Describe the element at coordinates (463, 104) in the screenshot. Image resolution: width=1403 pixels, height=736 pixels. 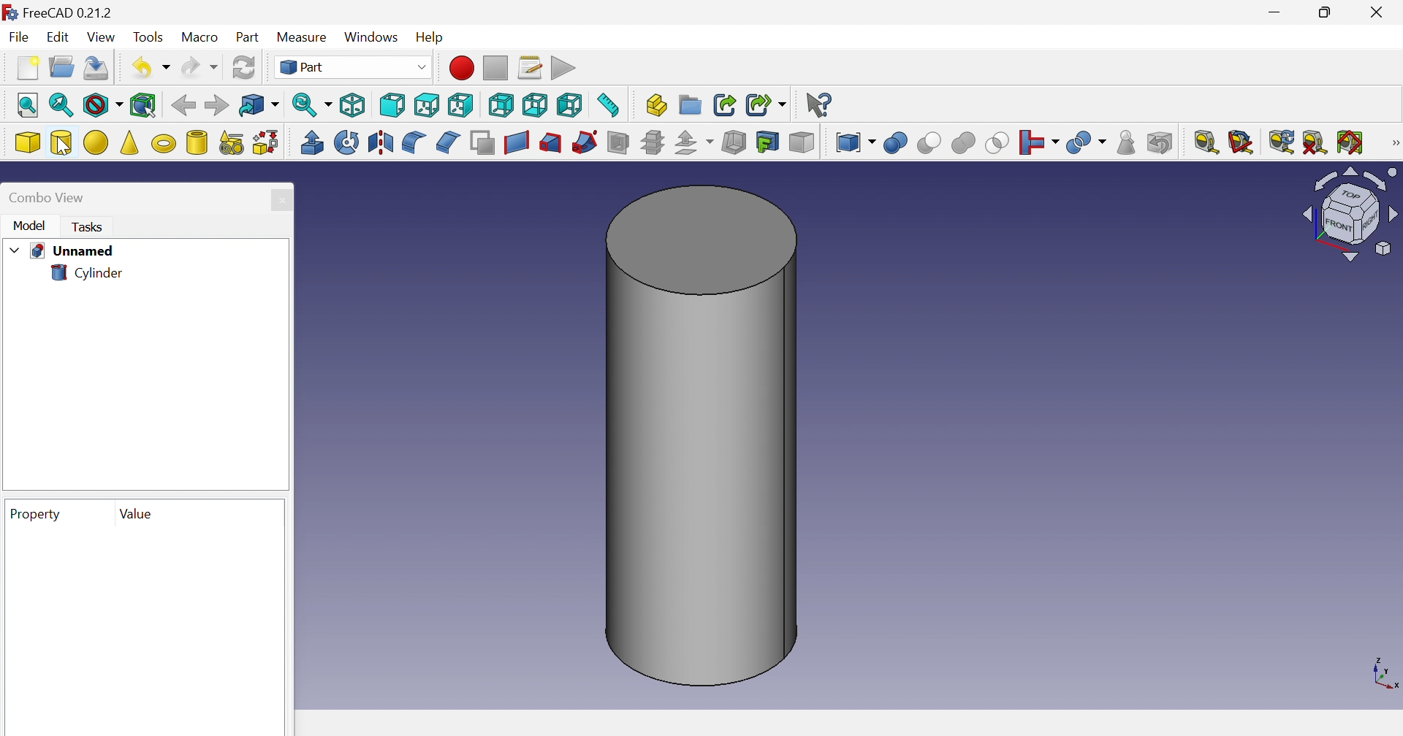
I see `Right` at that location.